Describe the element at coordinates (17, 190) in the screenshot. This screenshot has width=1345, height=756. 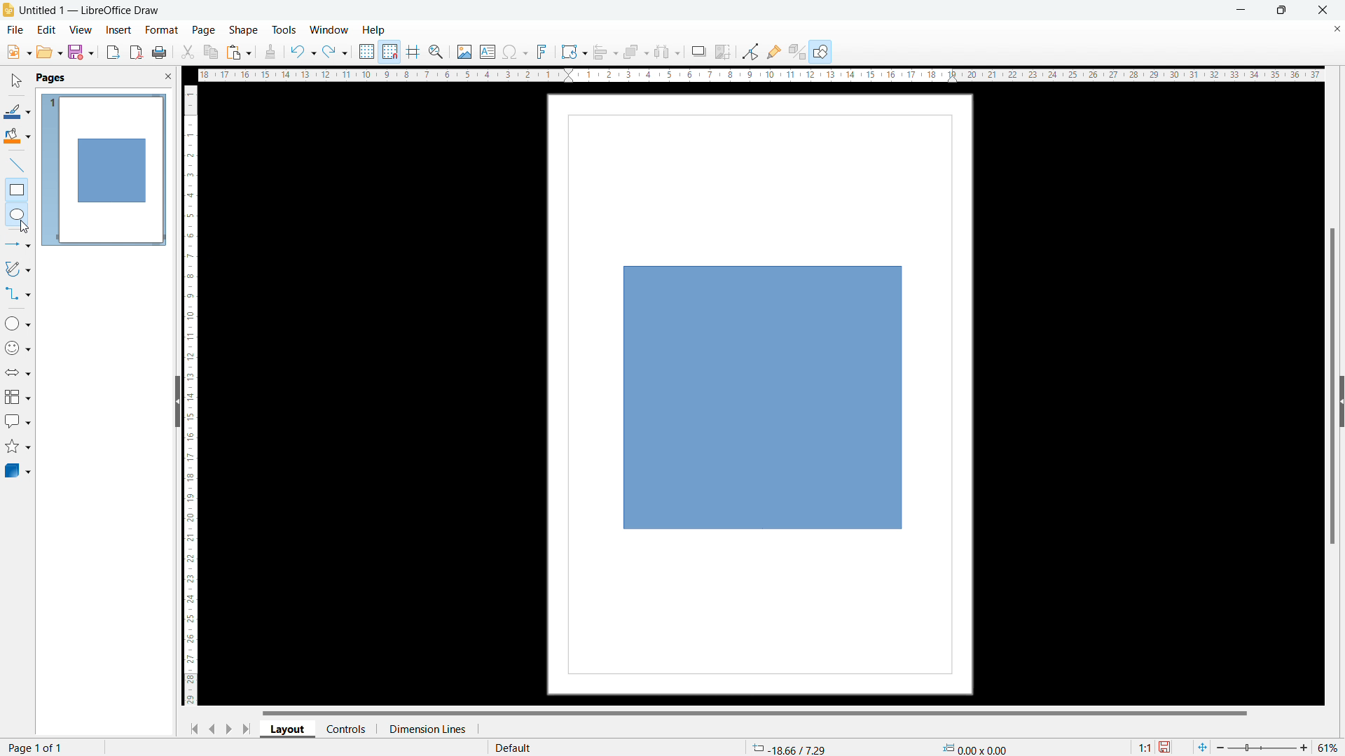
I see `rectangle` at that location.